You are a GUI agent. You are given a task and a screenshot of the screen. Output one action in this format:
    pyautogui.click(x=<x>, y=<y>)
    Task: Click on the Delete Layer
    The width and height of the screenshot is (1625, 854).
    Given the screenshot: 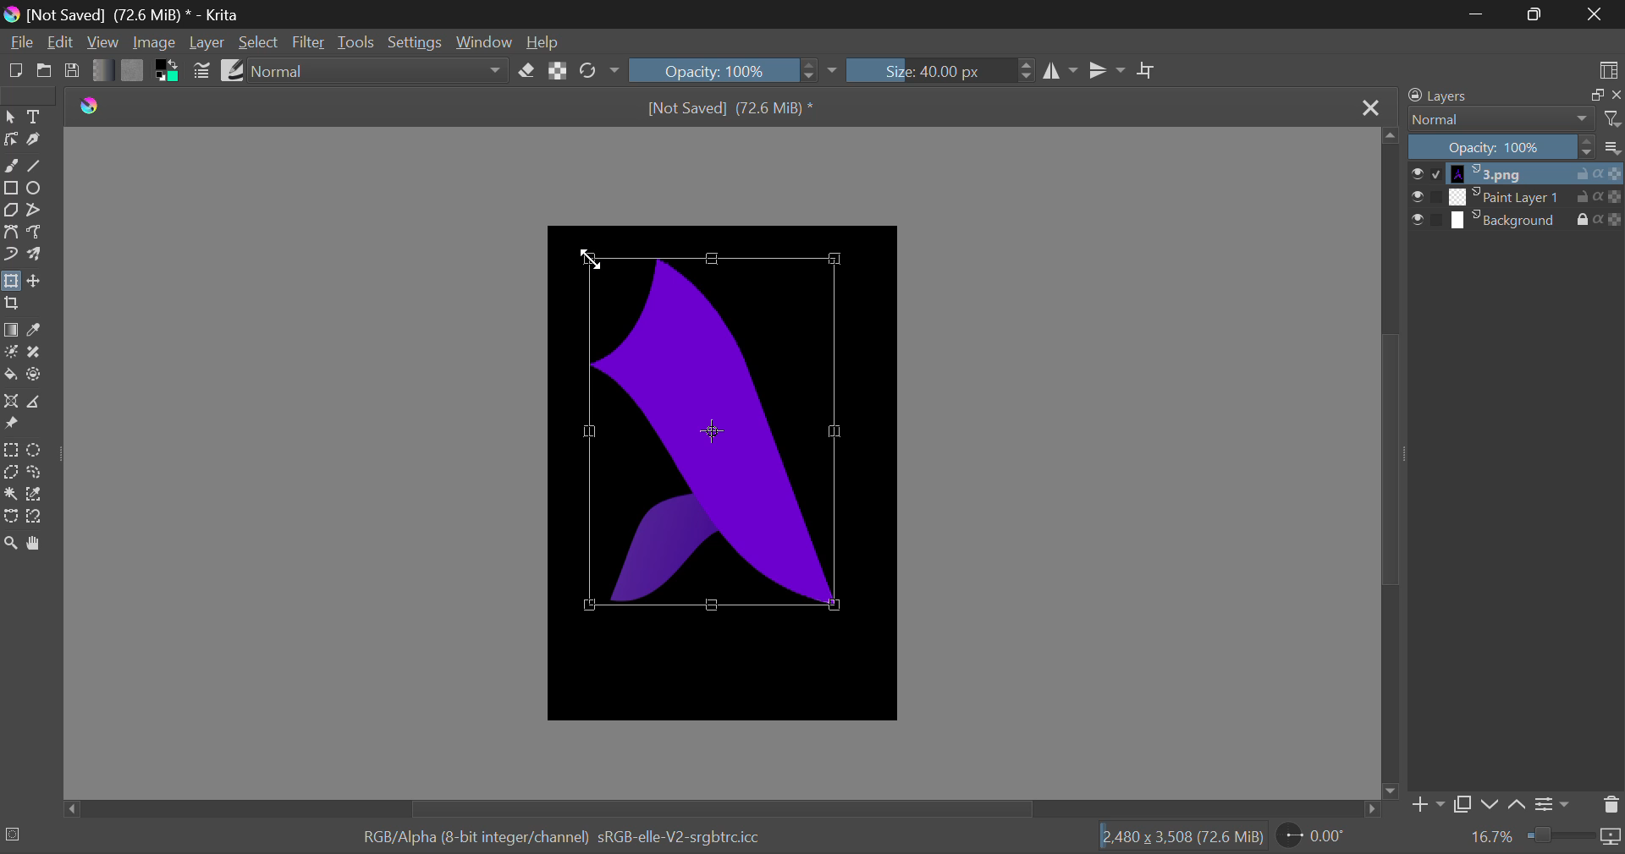 What is the action you would take?
    pyautogui.click(x=1606, y=805)
    